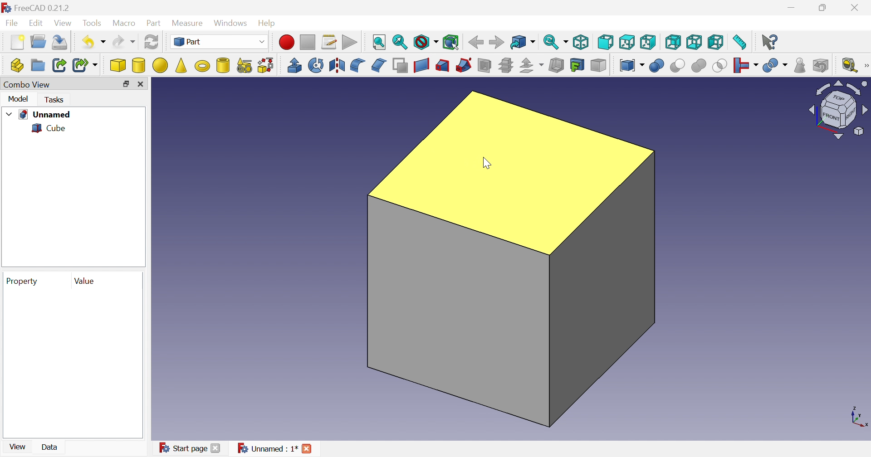 The height and width of the screenshot is (457, 871). I want to click on Switch between workbenches, so click(220, 42).